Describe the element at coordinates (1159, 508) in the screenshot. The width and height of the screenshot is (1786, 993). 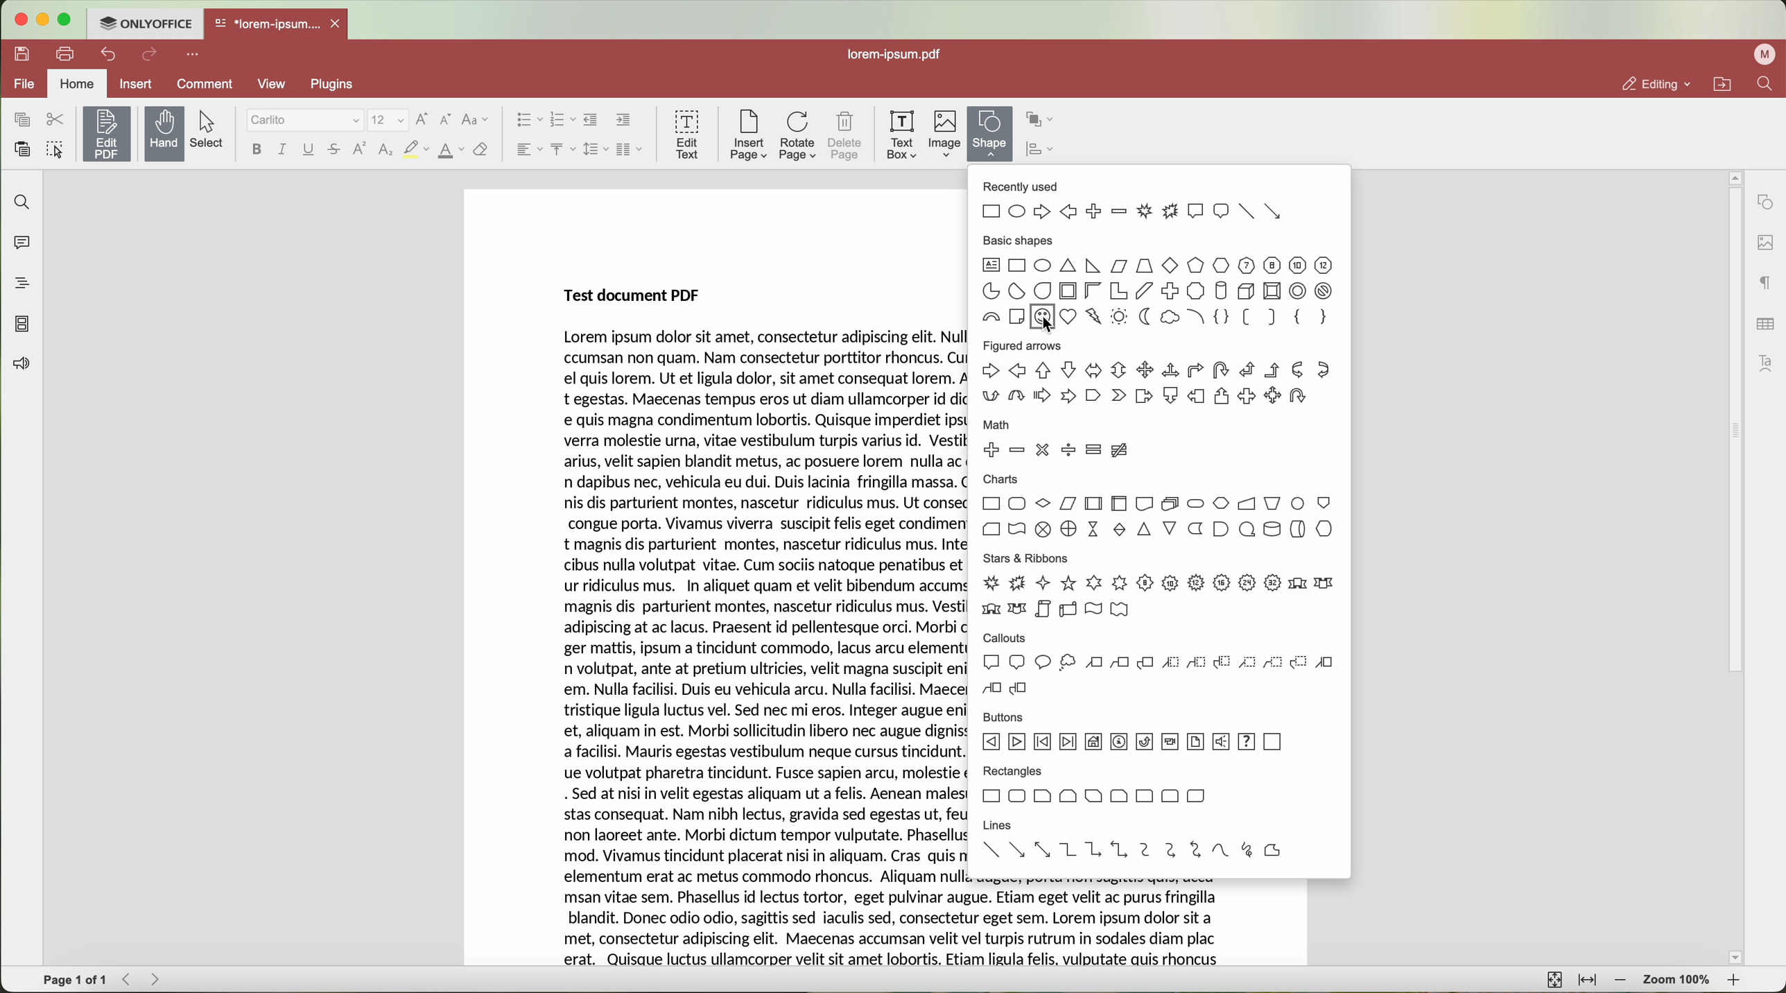
I see `charts` at that location.